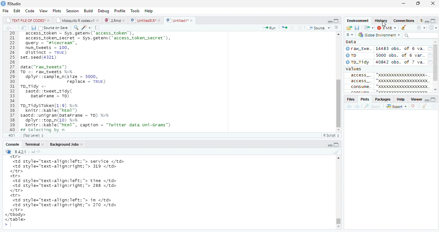 The height and width of the screenshot is (232, 439). What do you see at coordinates (18, 4) in the screenshot?
I see ` RStudio` at bounding box center [18, 4].